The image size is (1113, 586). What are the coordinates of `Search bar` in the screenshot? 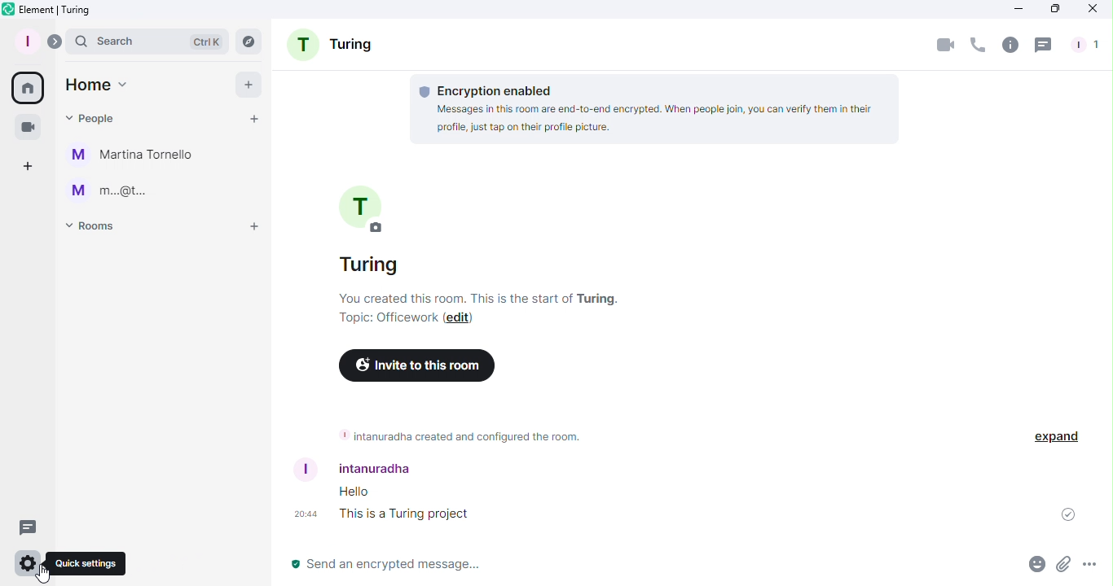 It's located at (146, 40).